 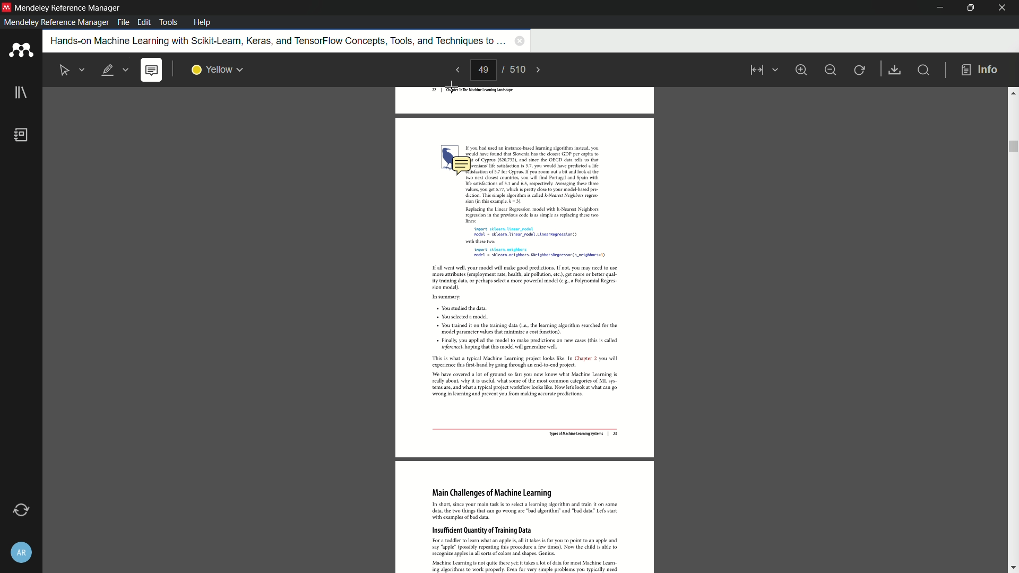 What do you see at coordinates (969, 8) in the screenshot?
I see `maximize` at bounding box center [969, 8].